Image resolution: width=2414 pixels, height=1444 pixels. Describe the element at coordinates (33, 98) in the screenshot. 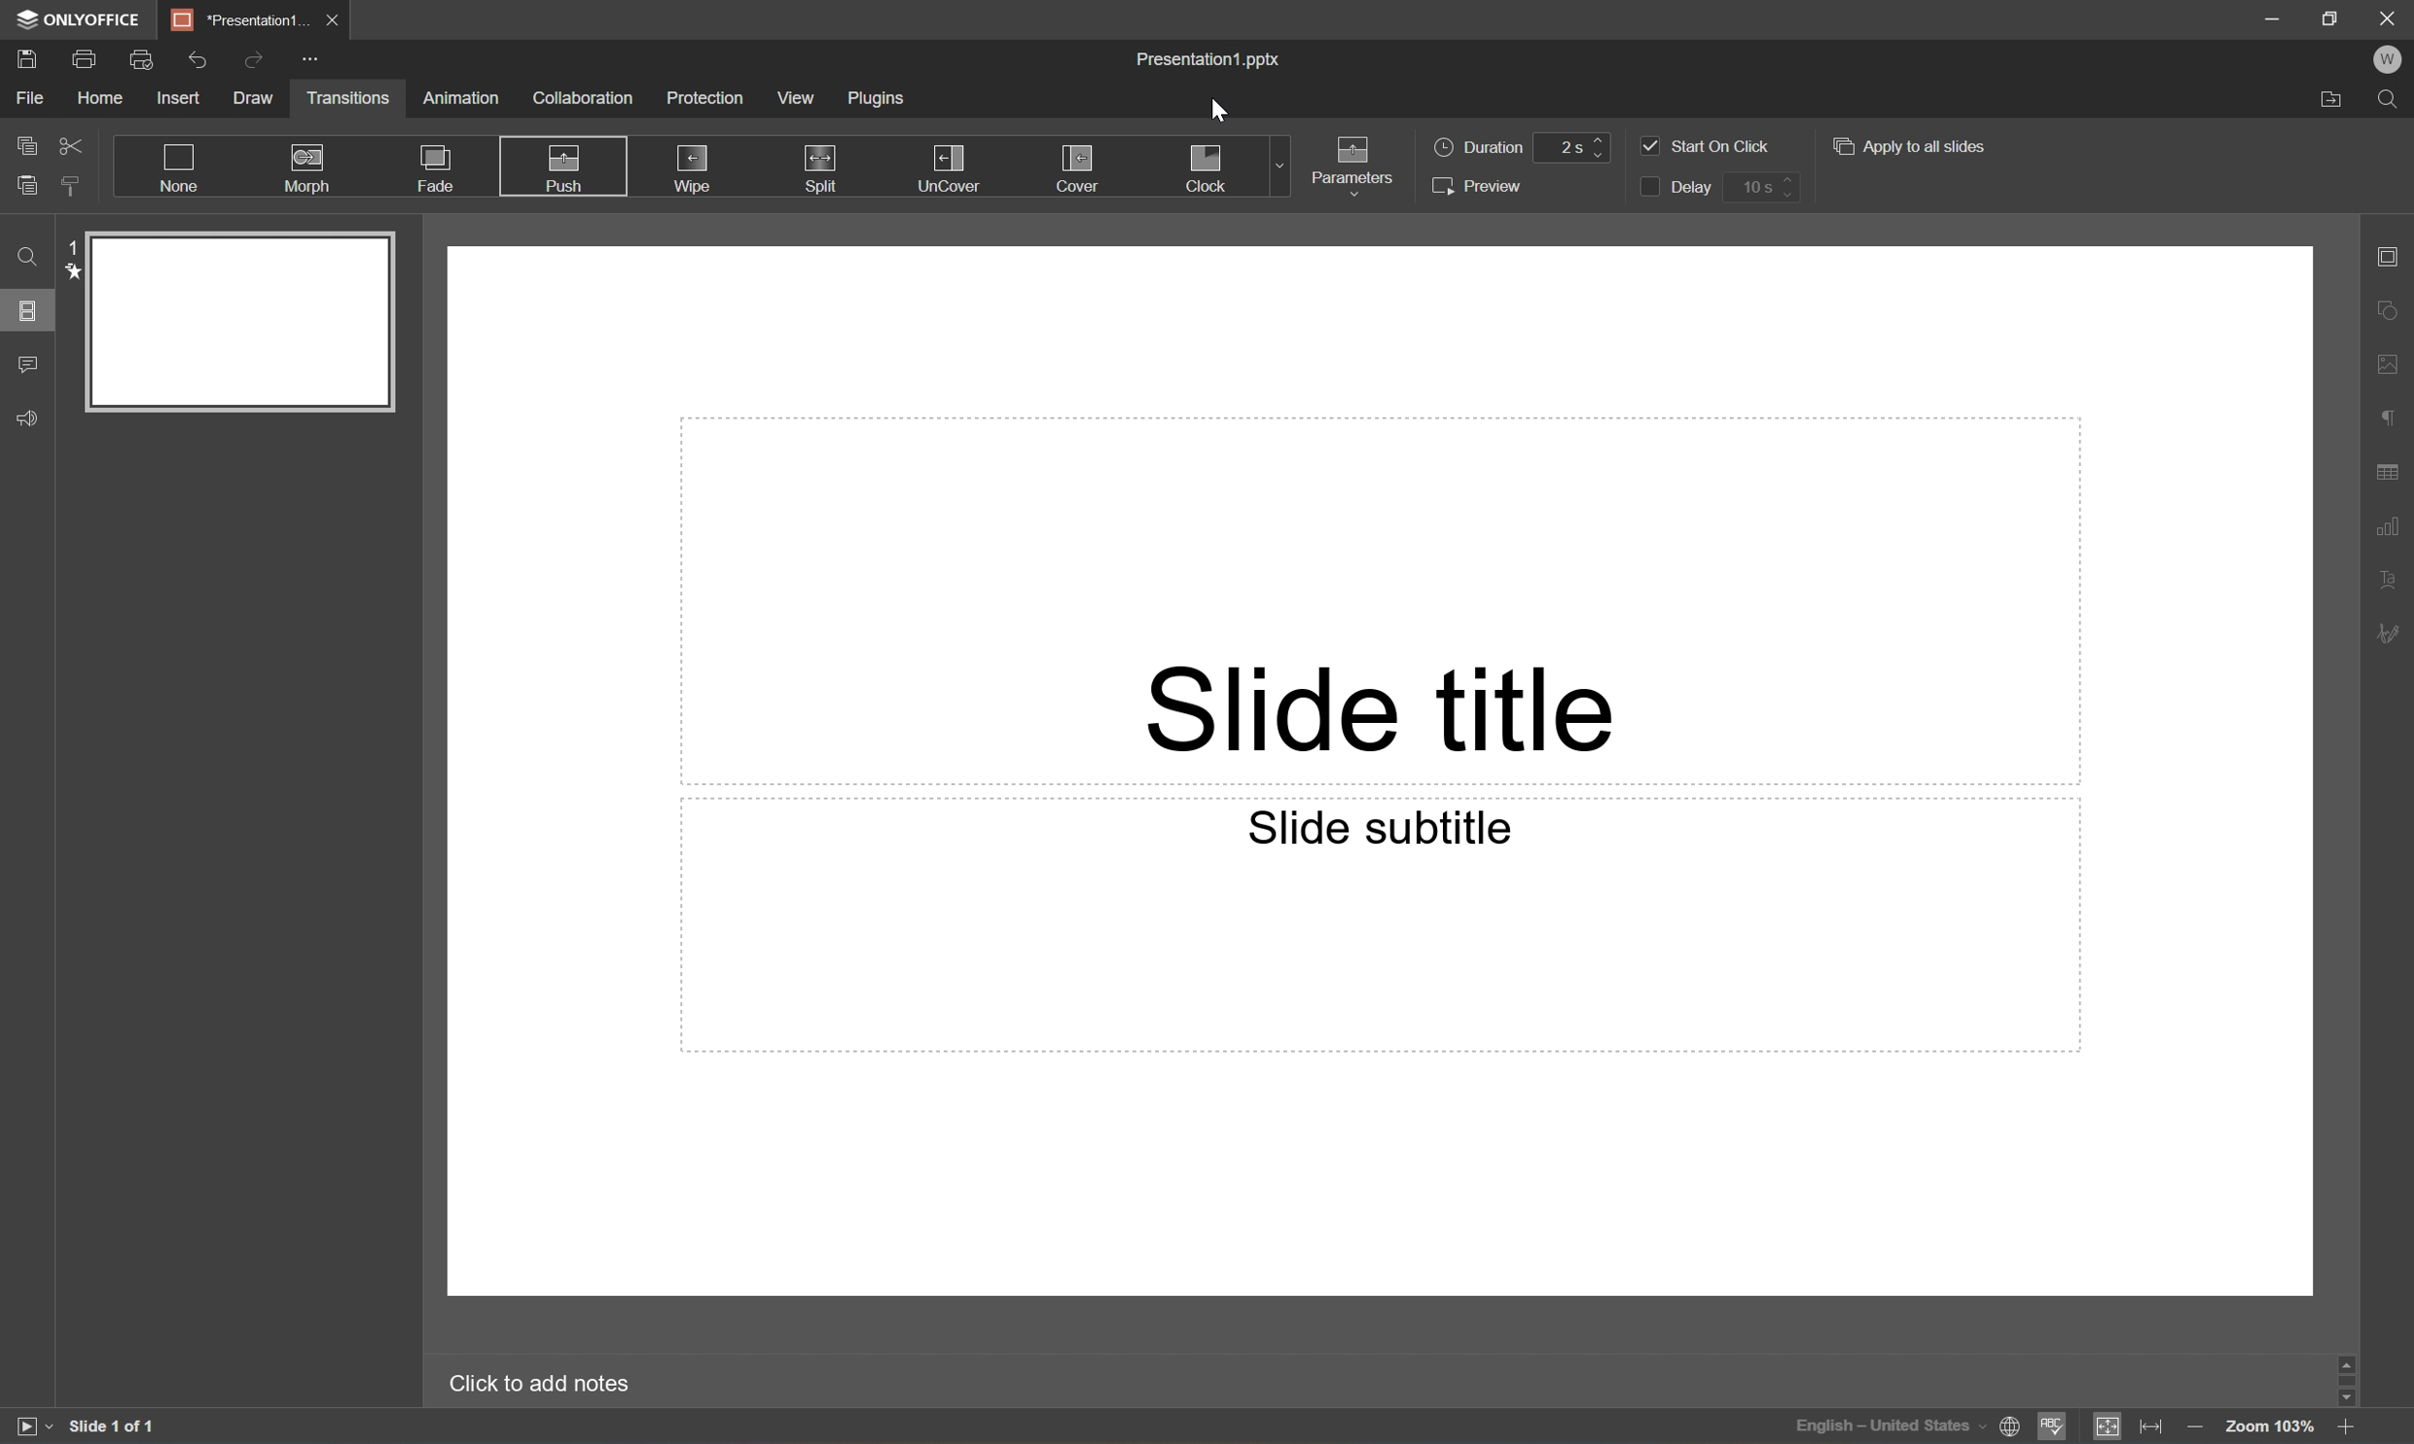

I see `File` at that location.